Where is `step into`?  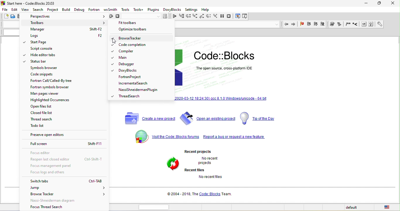
step into is located at coordinates (196, 16).